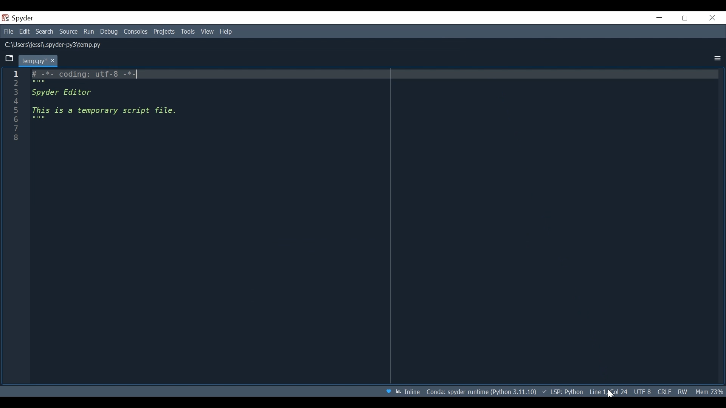 Image resolution: width=726 pixels, height=408 pixels. I want to click on File Encoding, so click(643, 391).